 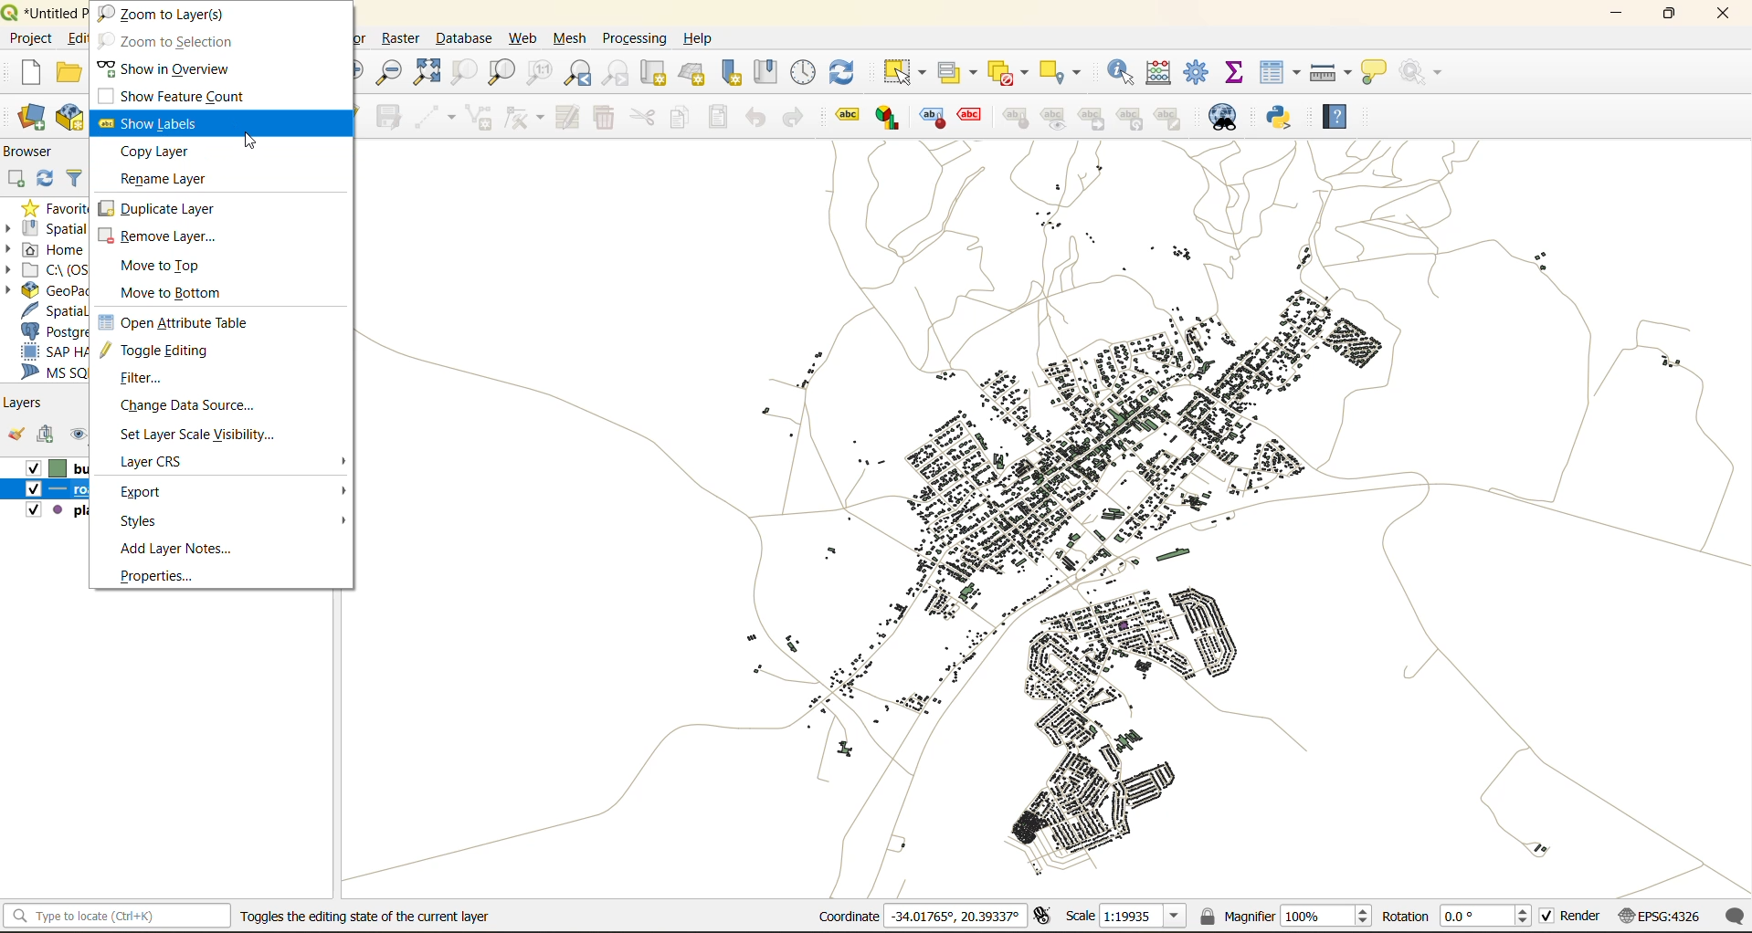 I want to click on toolbox, so click(x=1200, y=72).